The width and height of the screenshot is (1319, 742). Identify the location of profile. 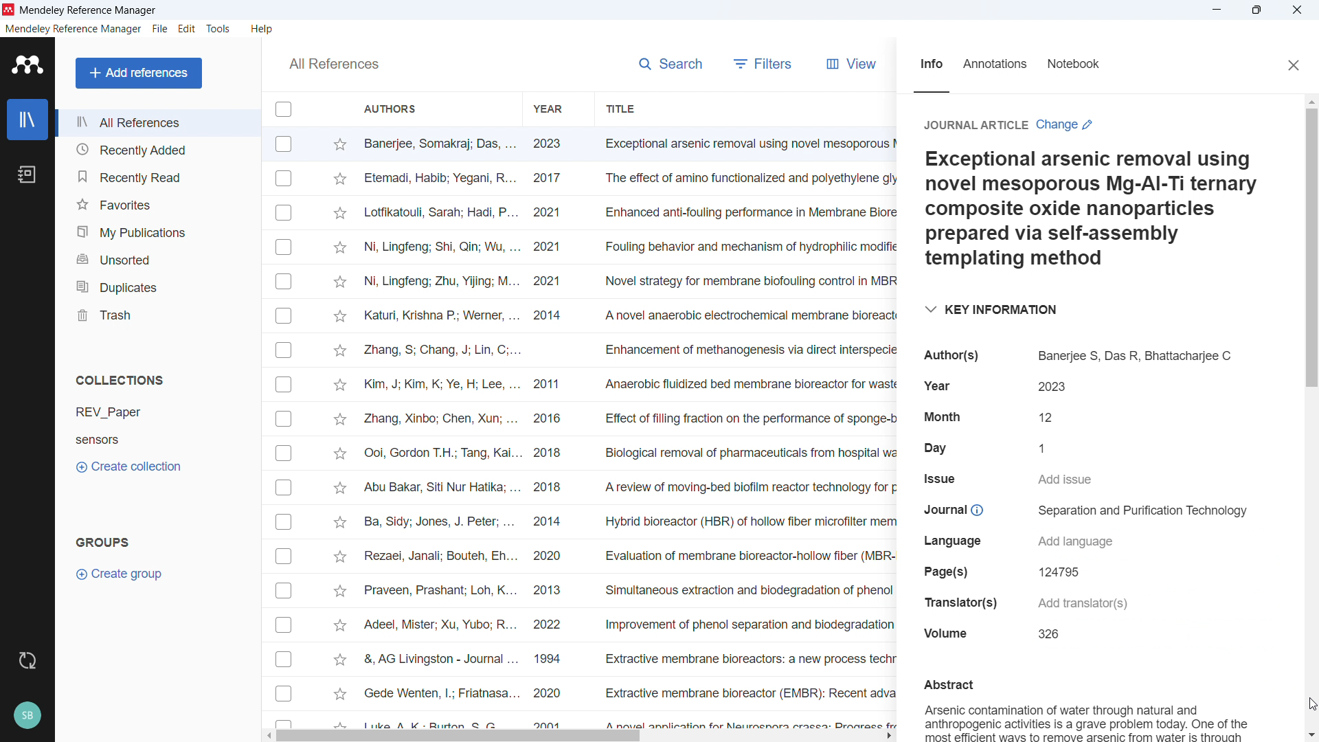
(27, 717).